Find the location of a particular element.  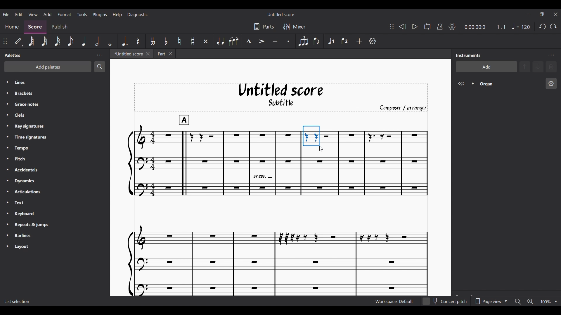

Close interface is located at coordinates (555, 14).